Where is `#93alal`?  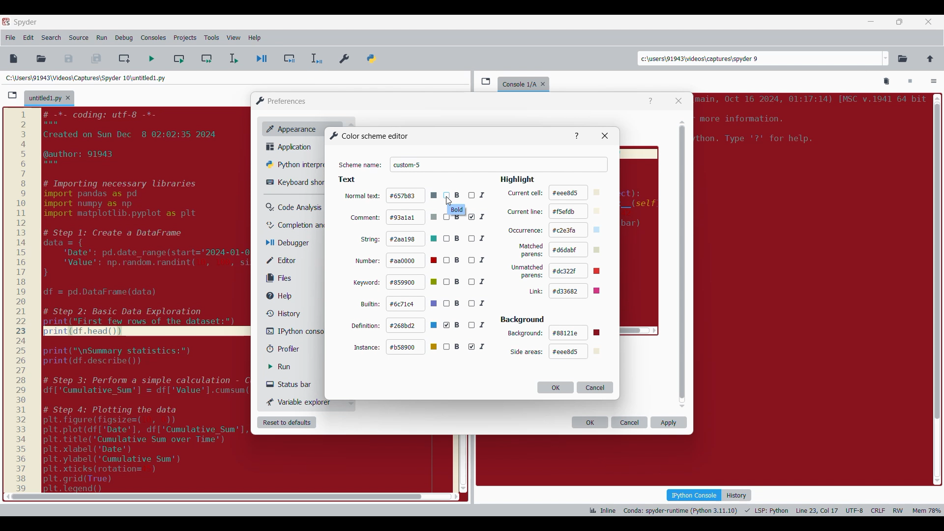
#93alal is located at coordinates (412, 216).